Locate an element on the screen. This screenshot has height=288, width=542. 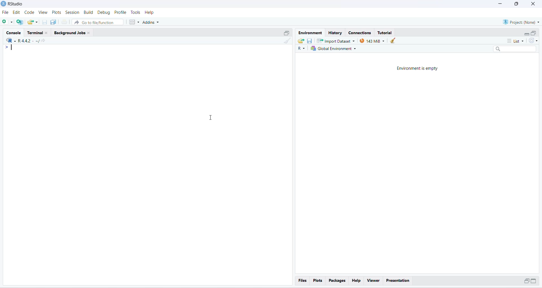
help is located at coordinates (357, 281).